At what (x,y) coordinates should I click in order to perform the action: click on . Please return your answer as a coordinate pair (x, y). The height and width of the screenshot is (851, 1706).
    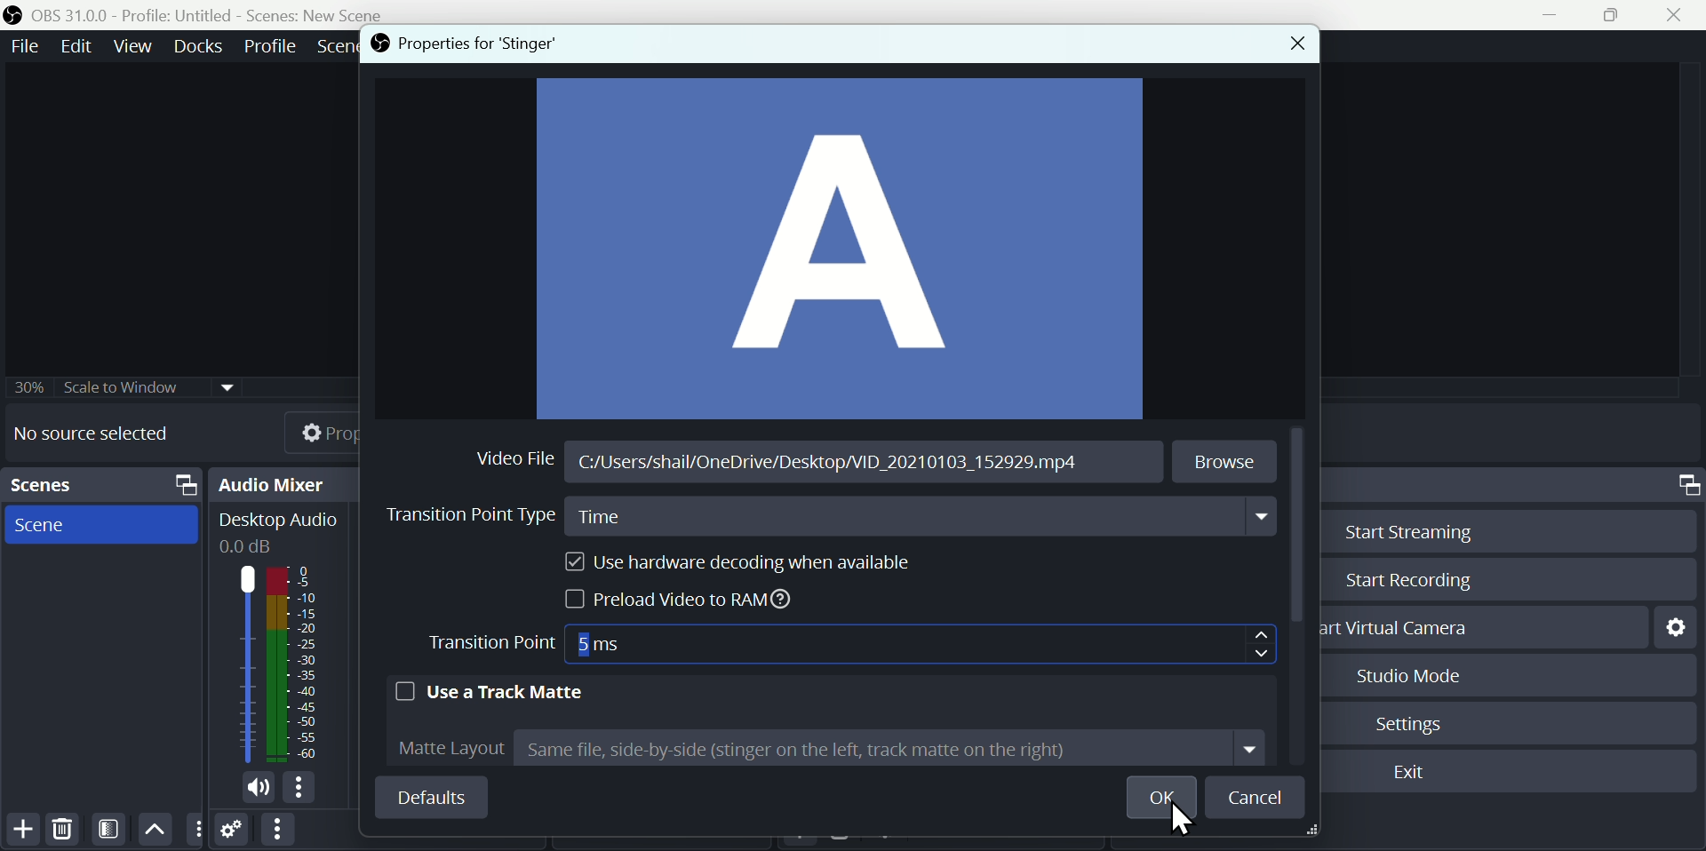
    Looking at the image, I should click on (127, 382).